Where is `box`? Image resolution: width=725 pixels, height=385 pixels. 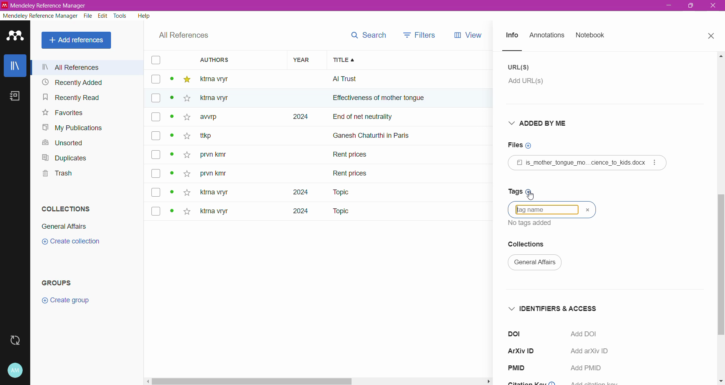
box is located at coordinates (155, 60).